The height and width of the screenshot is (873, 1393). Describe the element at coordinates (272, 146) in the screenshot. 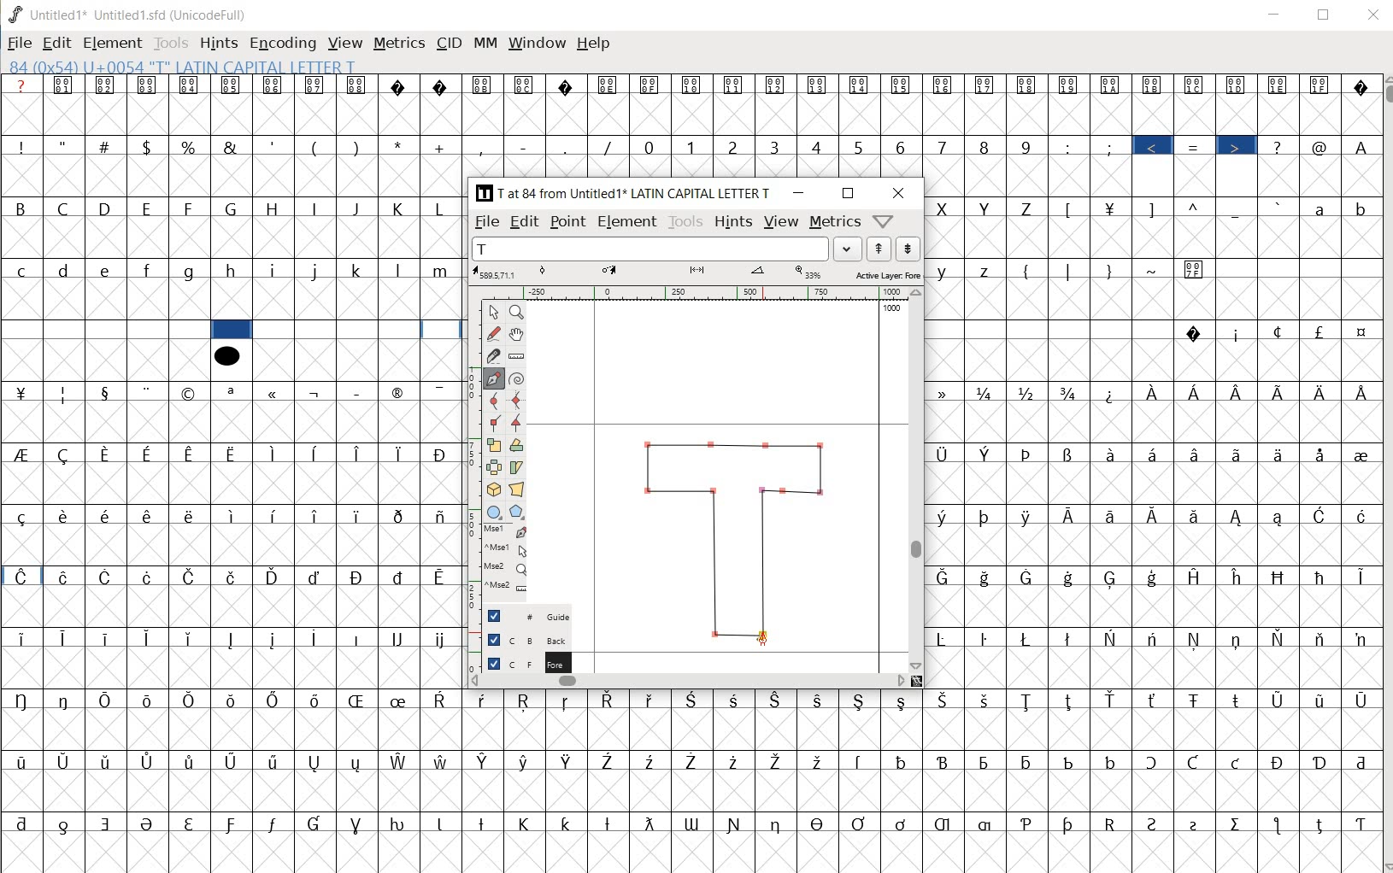

I see `'` at that location.